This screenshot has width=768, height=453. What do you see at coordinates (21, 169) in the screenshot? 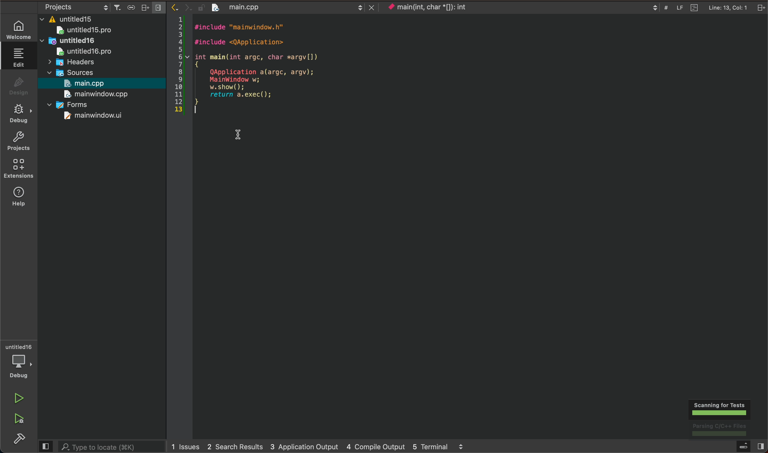
I see `Extension ` at bounding box center [21, 169].